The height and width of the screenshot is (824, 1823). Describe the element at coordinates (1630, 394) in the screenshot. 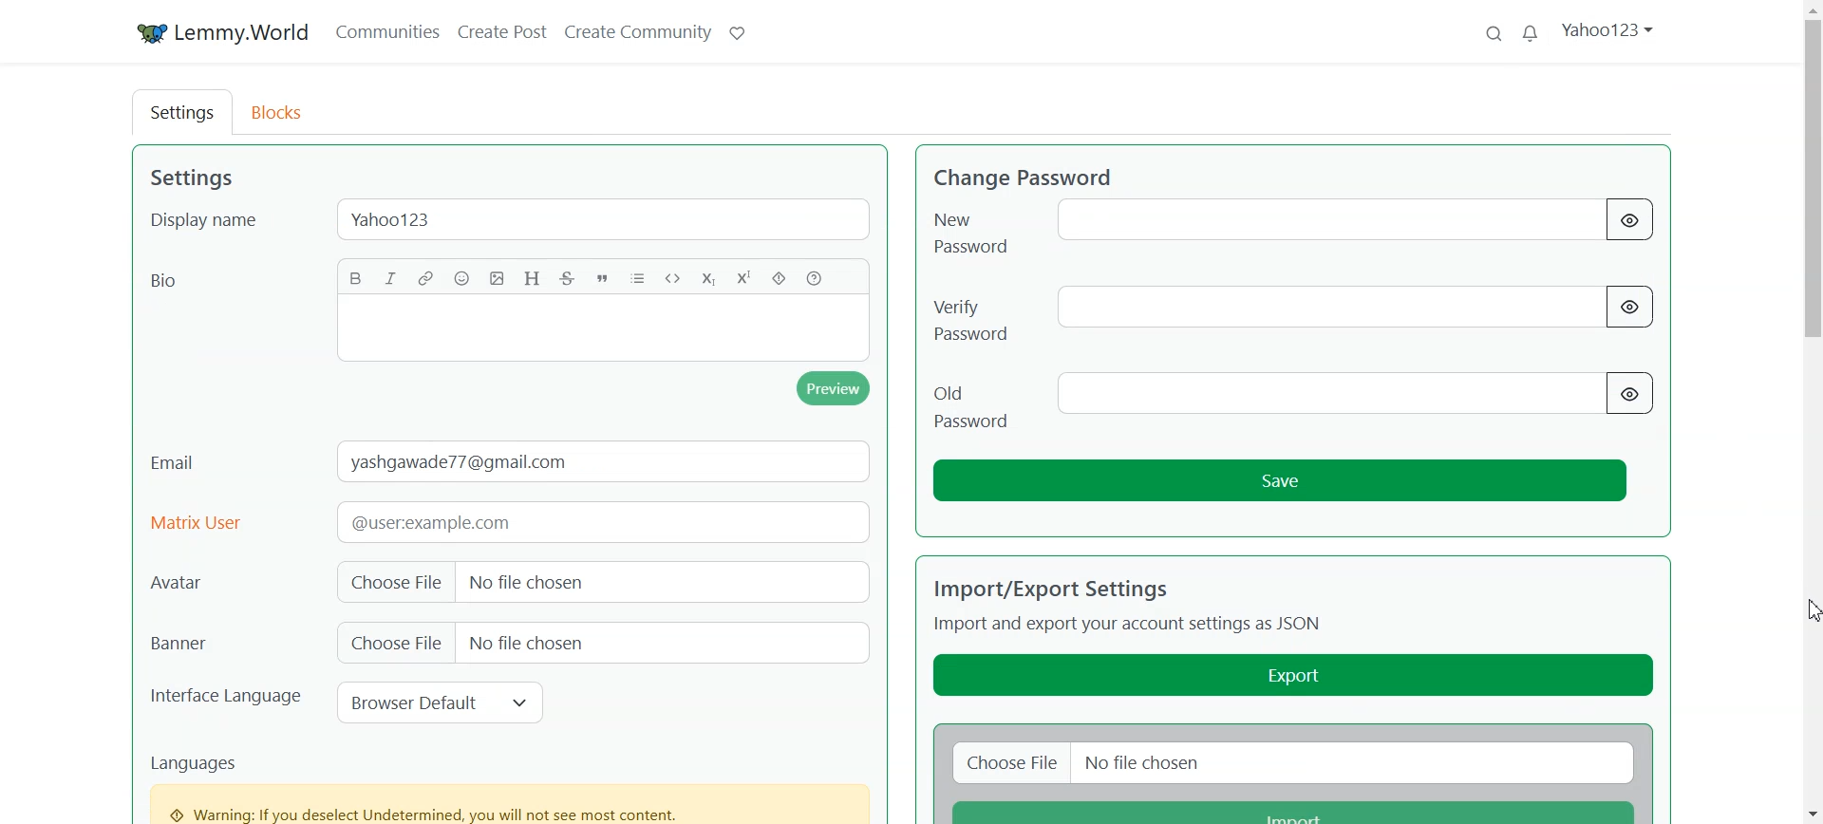

I see `View Password` at that location.